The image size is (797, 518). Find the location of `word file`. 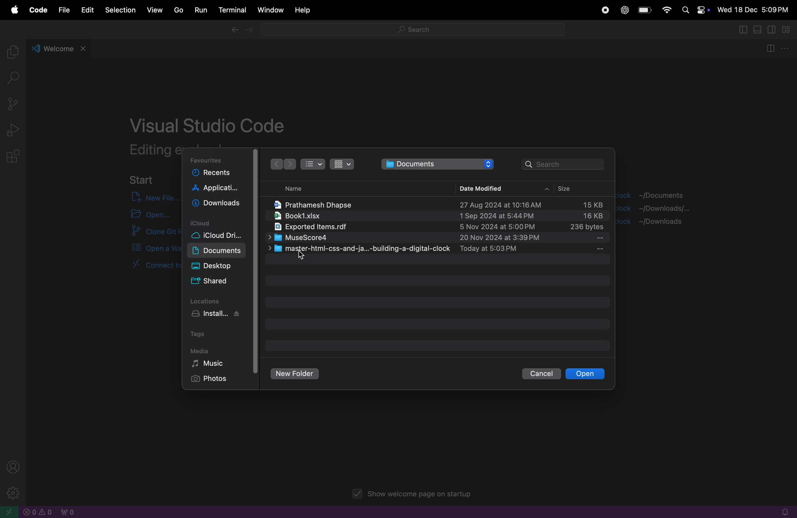

word file is located at coordinates (438, 203).